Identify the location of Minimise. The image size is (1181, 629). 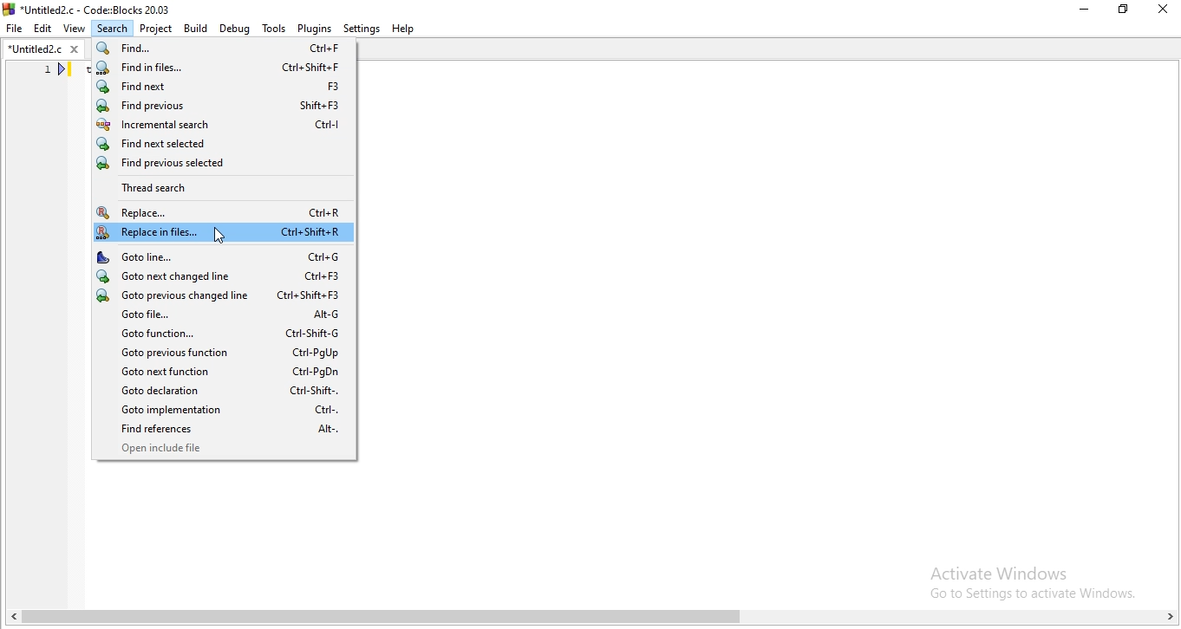
(1084, 12).